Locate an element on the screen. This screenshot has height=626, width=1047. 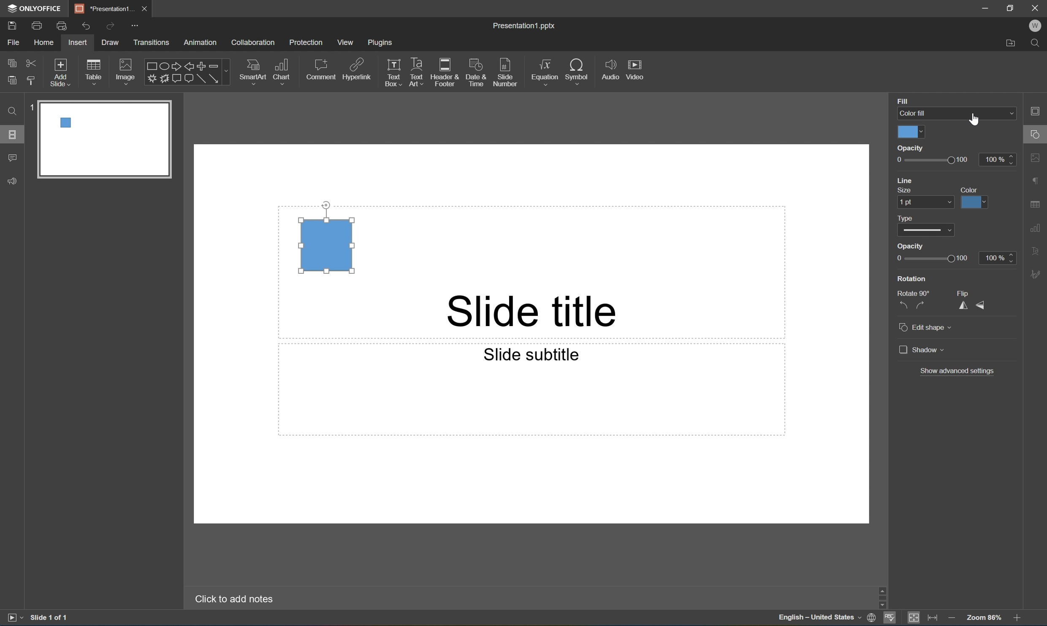
Close is located at coordinates (1038, 7).